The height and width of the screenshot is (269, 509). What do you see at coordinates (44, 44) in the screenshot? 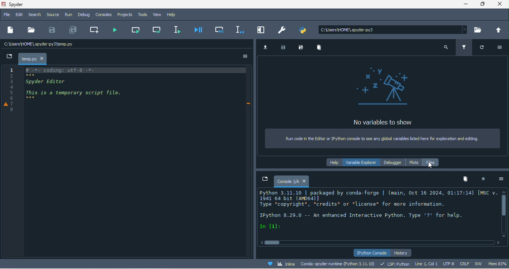
I see `c\users\home\spyder/temp.py` at bounding box center [44, 44].